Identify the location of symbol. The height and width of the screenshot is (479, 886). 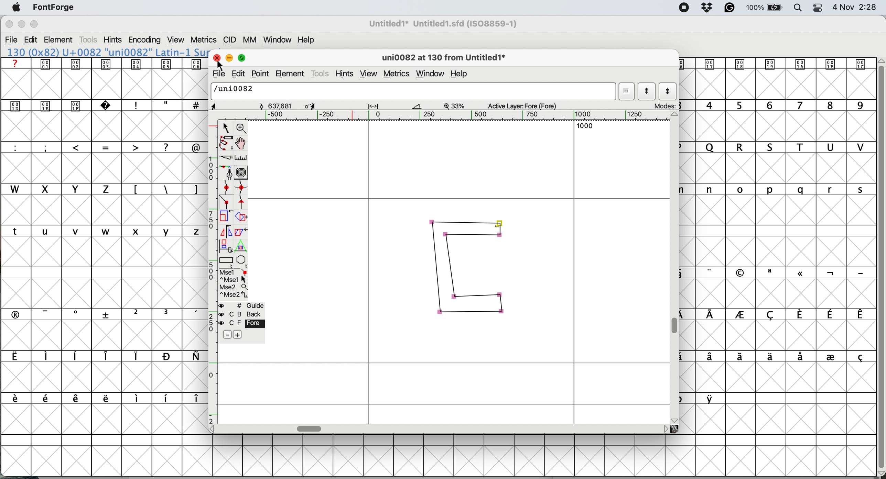
(775, 64).